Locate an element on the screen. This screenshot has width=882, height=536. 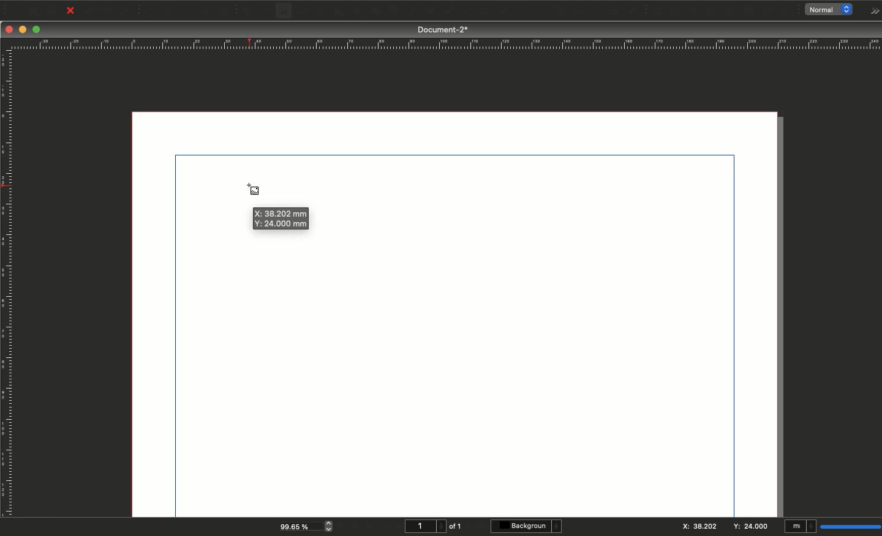
Text frame is located at coordinates (265, 12).